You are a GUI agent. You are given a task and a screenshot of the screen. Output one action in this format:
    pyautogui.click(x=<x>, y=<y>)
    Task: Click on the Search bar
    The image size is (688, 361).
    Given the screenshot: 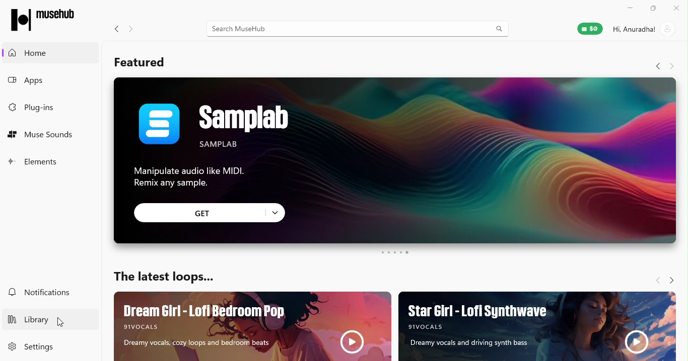 What is the action you would take?
    pyautogui.click(x=358, y=28)
    